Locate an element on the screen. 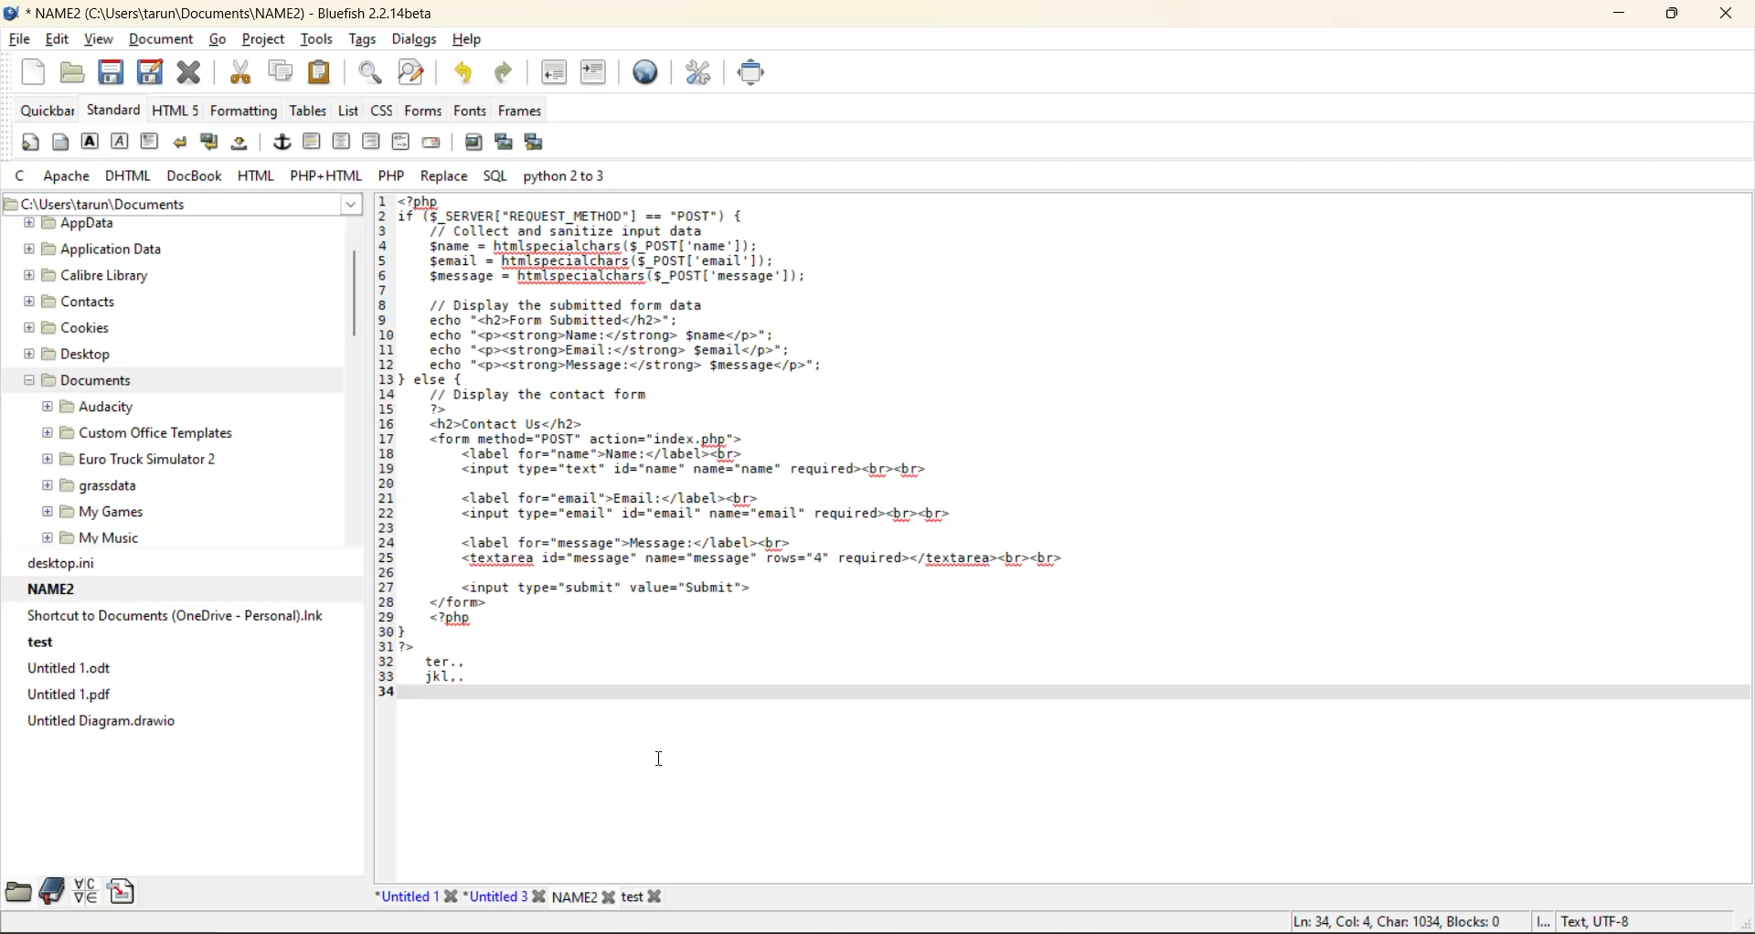  html comment is located at coordinates (404, 143).